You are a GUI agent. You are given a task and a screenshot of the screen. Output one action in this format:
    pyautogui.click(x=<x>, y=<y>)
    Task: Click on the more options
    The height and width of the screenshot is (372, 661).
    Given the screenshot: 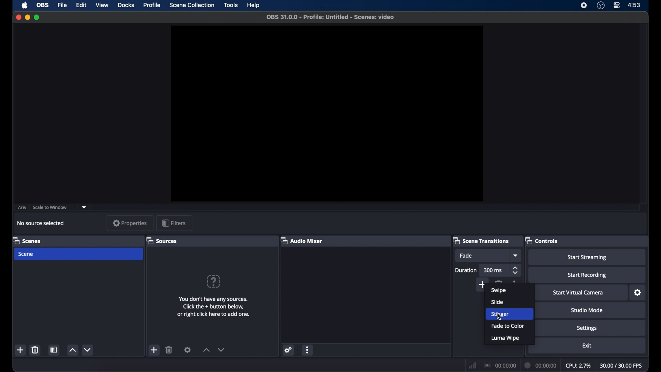 What is the action you would take?
    pyautogui.click(x=515, y=281)
    